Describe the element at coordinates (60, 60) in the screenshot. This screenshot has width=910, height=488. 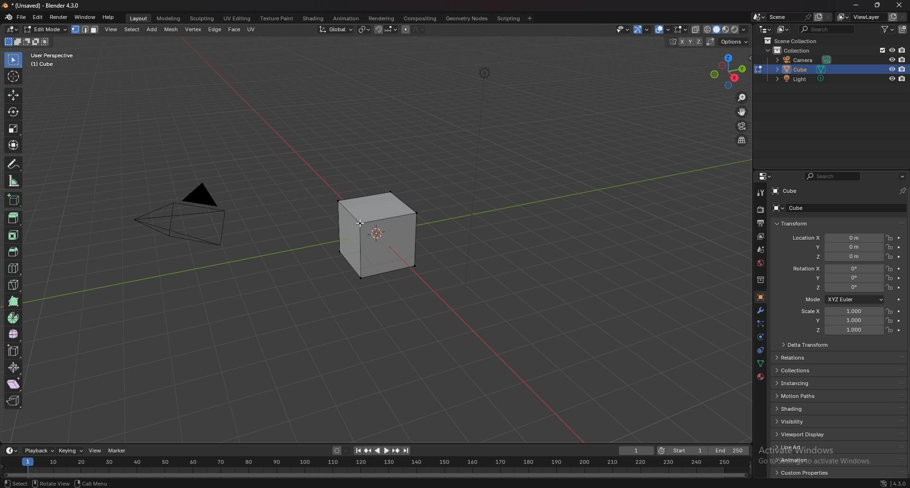
I see `user perspective` at that location.